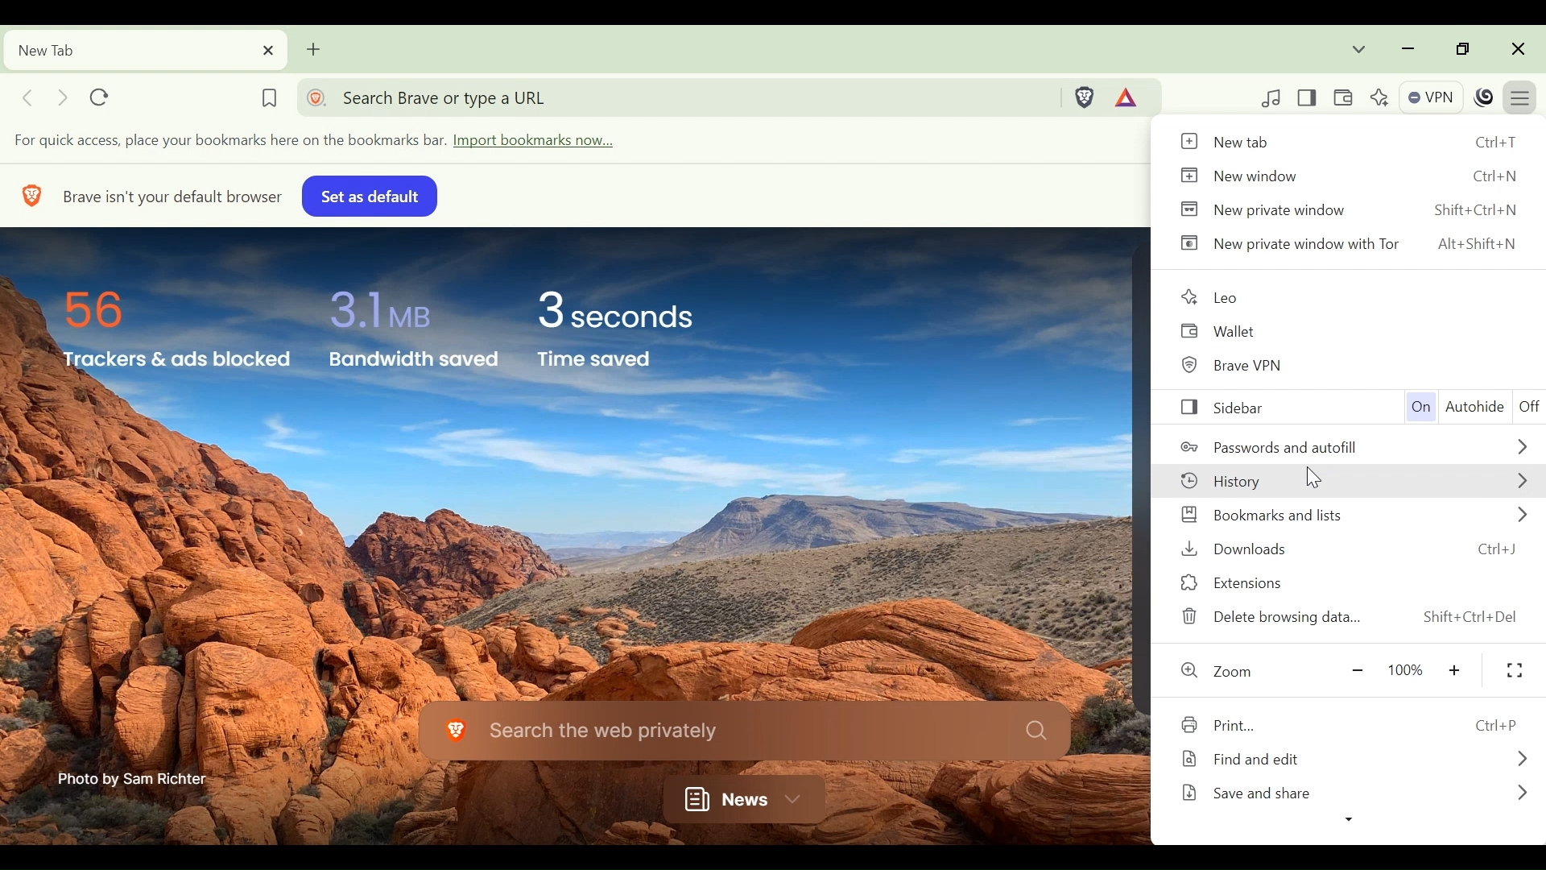 This screenshot has height=870, width=1546. What do you see at coordinates (61, 96) in the screenshot?
I see `Click to go forward` at bounding box center [61, 96].